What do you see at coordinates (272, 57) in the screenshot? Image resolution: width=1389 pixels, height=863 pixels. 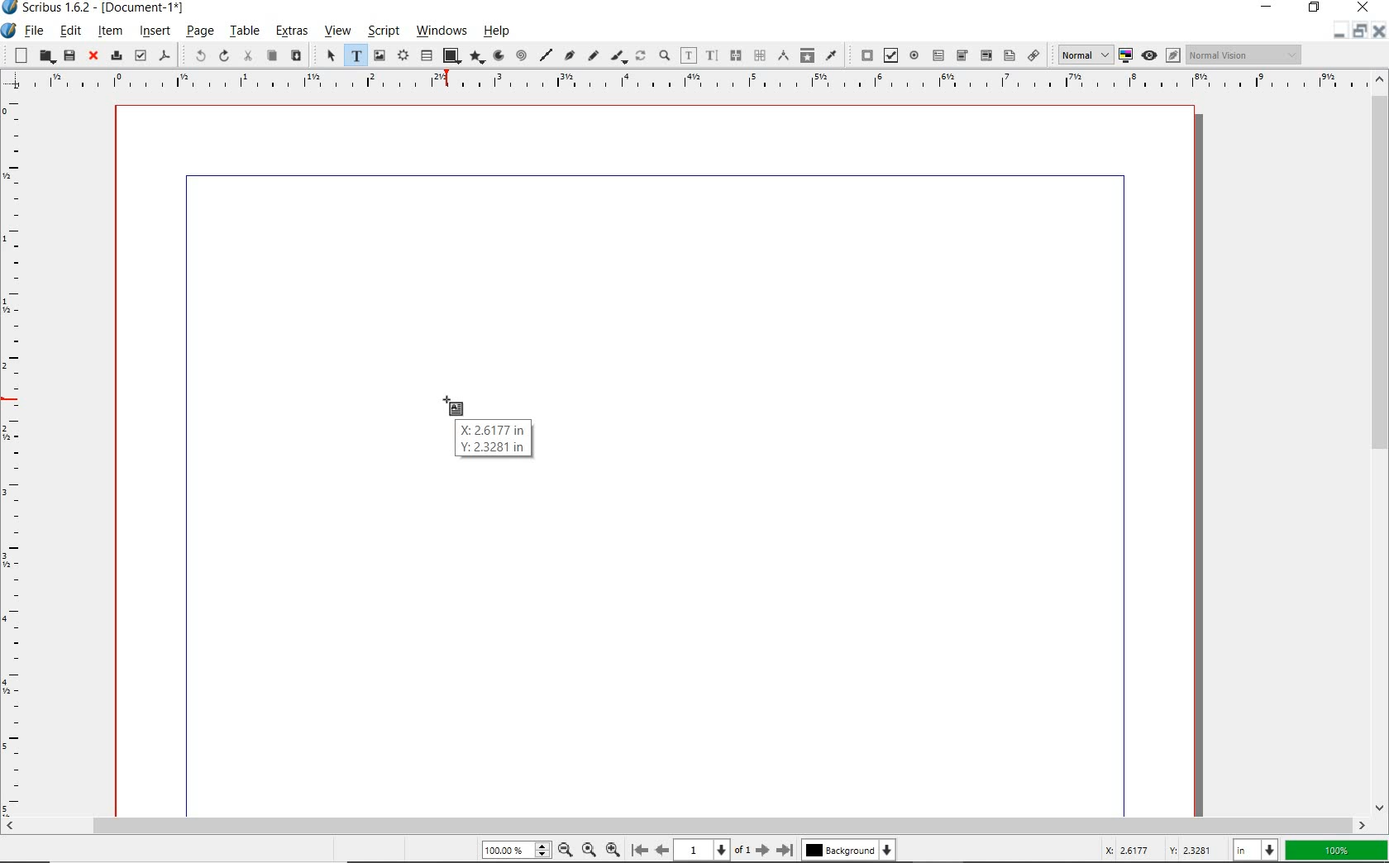 I see `copy` at bounding box center [272, 57].